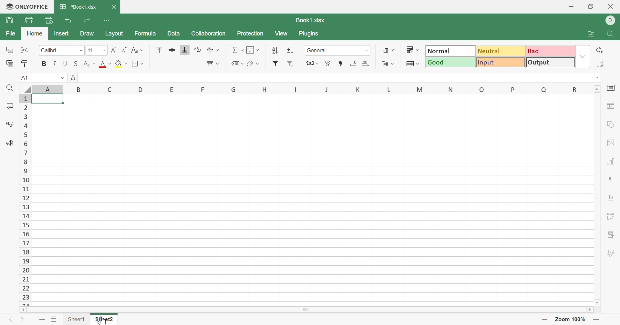 The height and width of the screenshot is (325, 620). What do you see at coordinates (252, 33) in the screenshot?
I see `Protection` at bounding box center [252, 33].